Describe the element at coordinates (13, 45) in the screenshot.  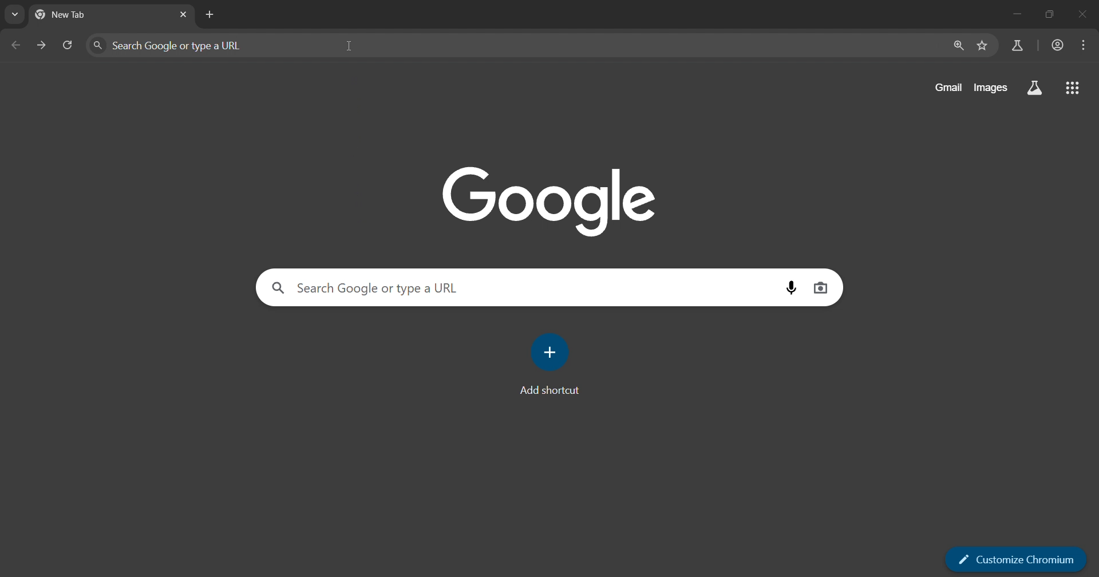
I see `go back one page` at that location.